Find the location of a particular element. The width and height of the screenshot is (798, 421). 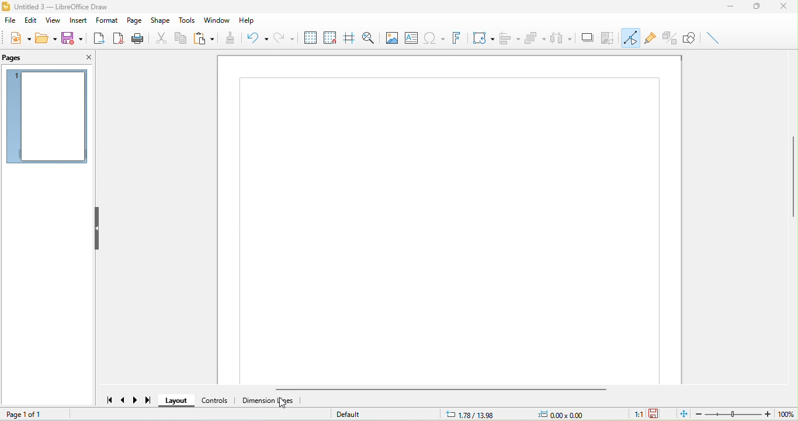

shape is located at coordinates (160, 20).